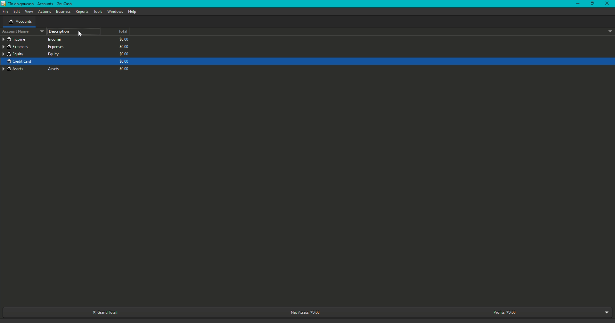 The height and width of the screenshot is (323, 615). I want to click on Business, so click(62, 11).